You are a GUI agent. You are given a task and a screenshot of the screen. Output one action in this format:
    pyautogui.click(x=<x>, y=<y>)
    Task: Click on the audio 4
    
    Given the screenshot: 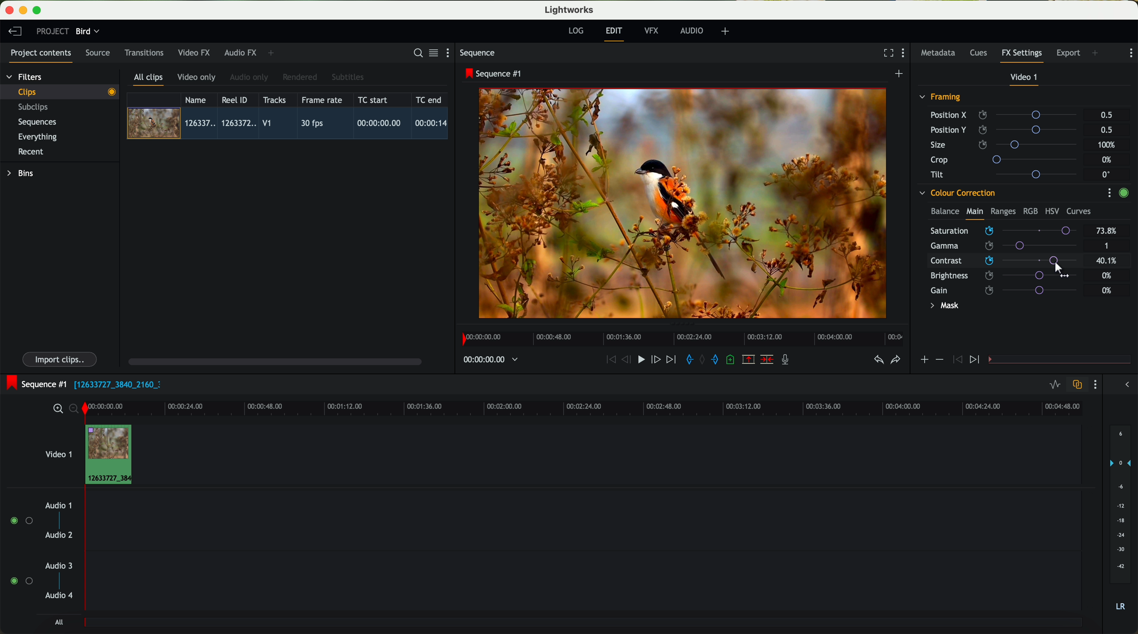 What is the action you would take?
    pyautogui.click(x=60, y=596)
    